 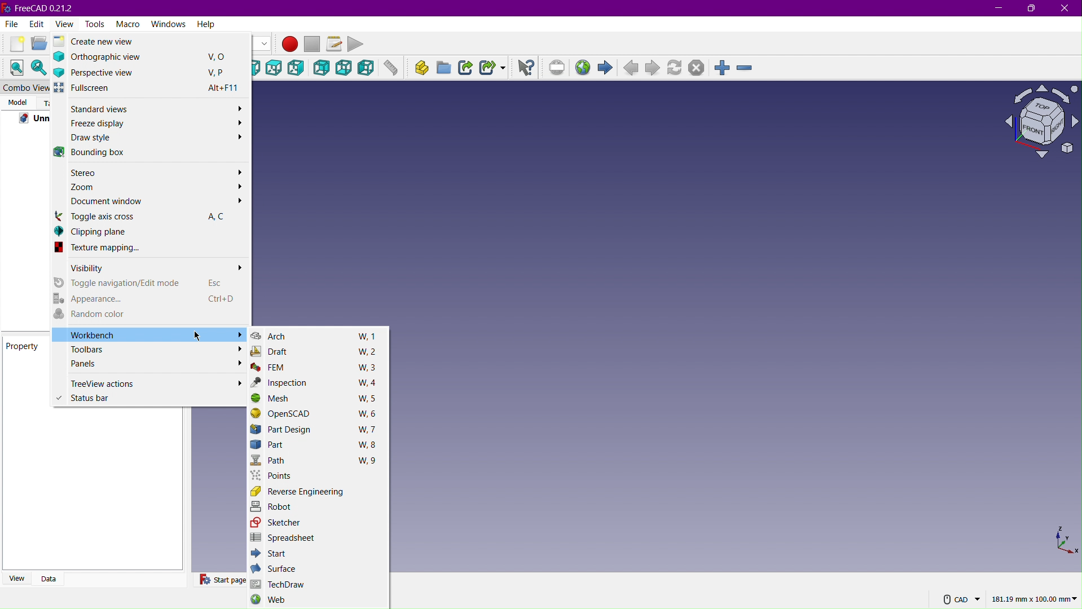 What do you see at coordinates (277, 523) in the screenshot?
I see `Sketcher` at bounding box center [277, 523].